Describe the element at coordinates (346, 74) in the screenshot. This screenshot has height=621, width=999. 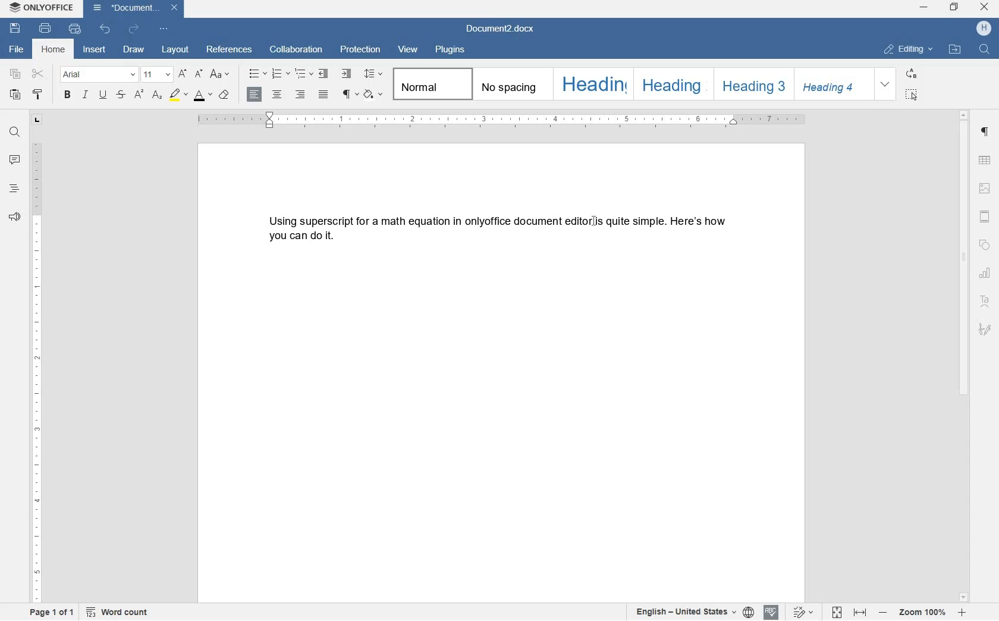
I see `increase indent` at that location.